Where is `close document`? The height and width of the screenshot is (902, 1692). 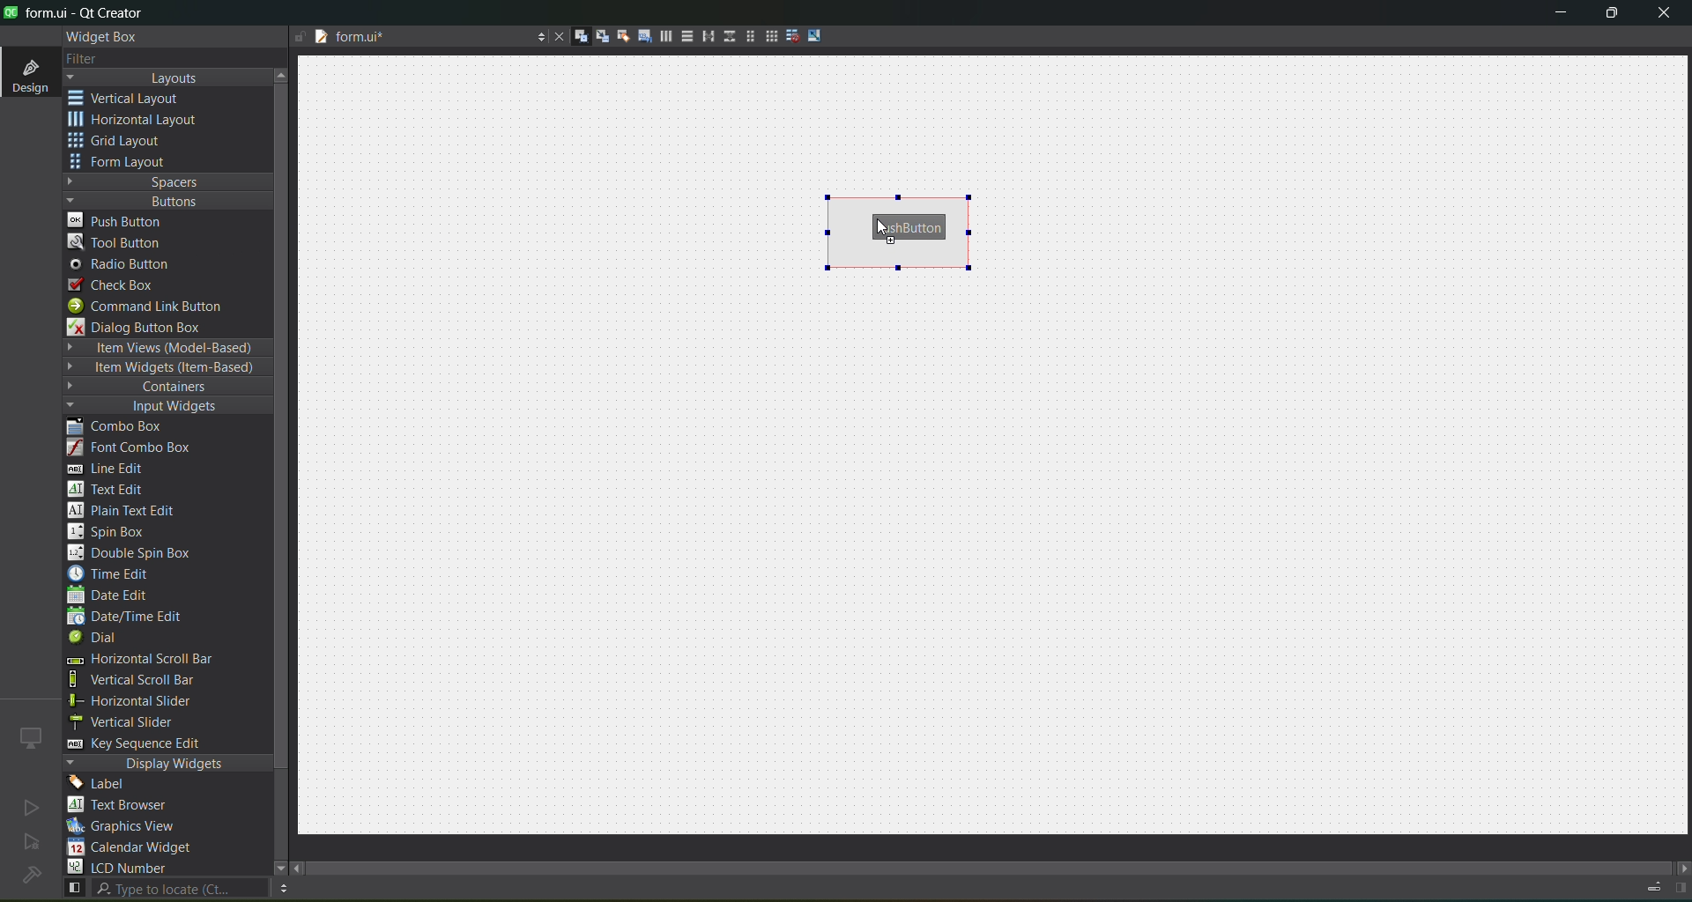 close document is located at coordinates (555, 38).